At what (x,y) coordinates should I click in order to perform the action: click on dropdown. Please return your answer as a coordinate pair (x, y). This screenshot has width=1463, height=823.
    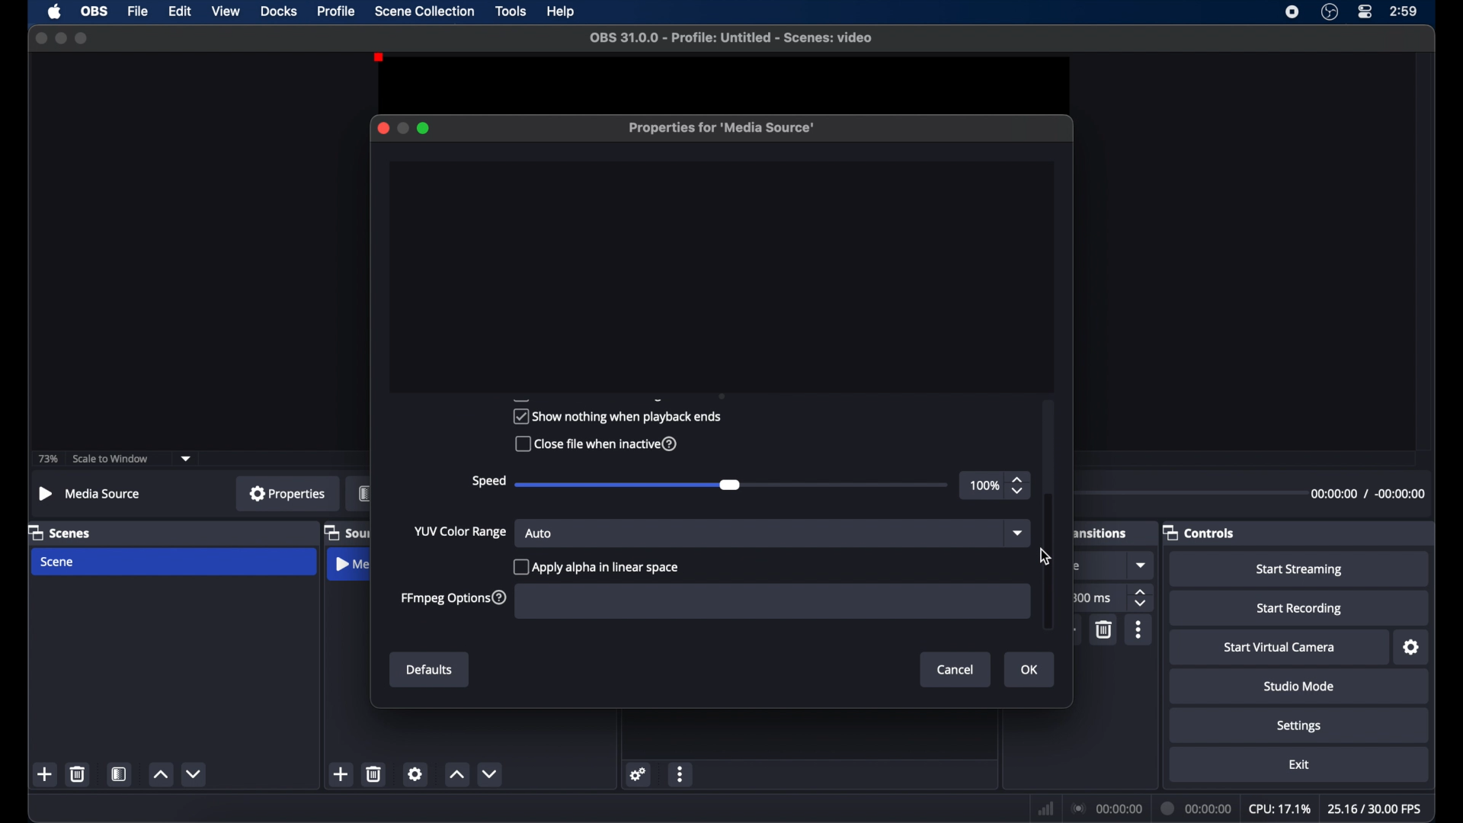
    Looking at the image, I should click on (1020, 534).